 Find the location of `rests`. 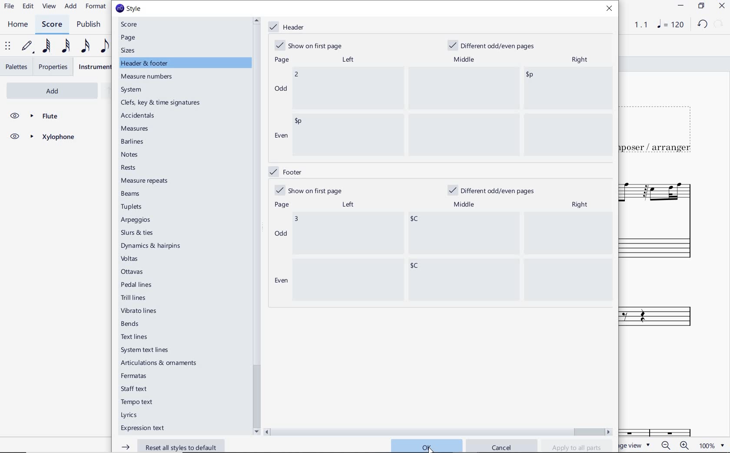

rests is located at coordinates (136, 168).